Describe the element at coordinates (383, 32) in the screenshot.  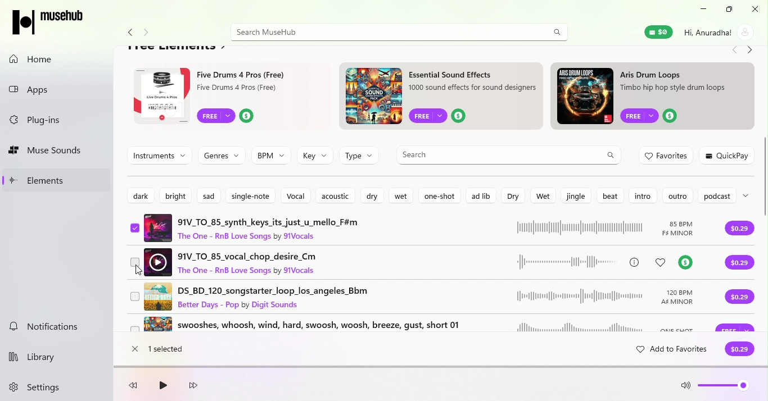
I see `Search bar` at that location.